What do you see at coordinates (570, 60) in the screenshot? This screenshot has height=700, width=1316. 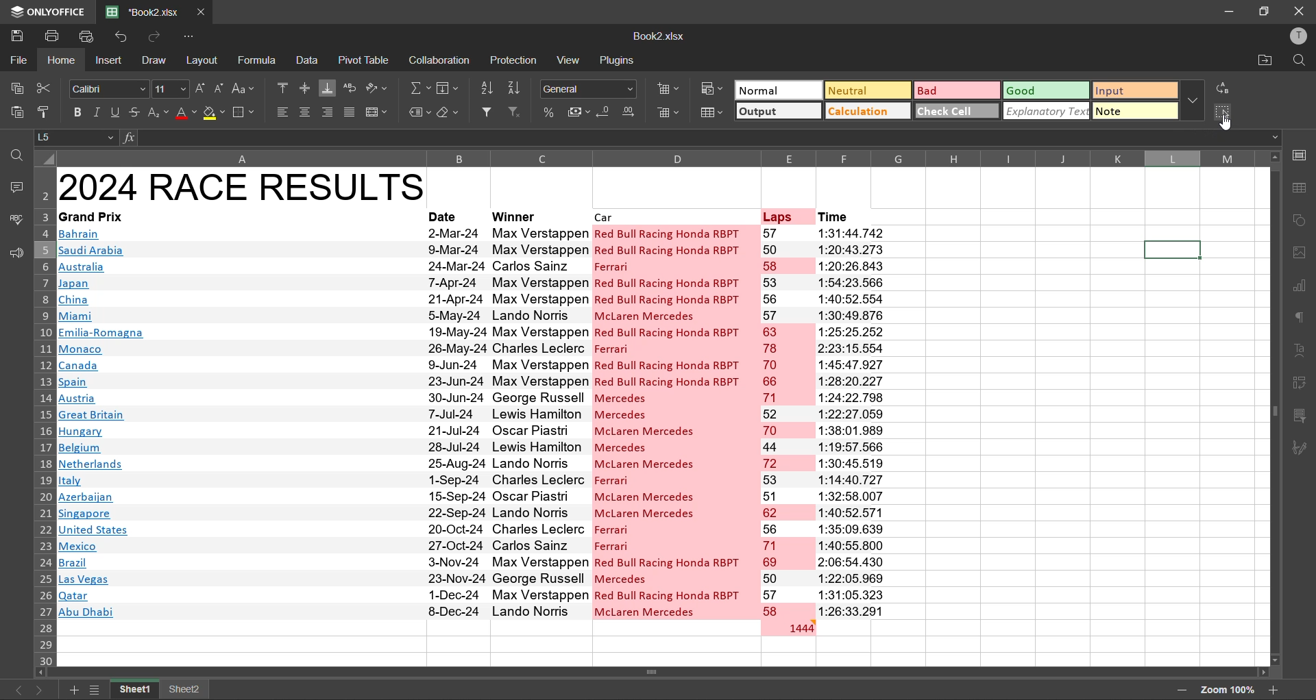 I see `view` at bounding box center [570, 60].